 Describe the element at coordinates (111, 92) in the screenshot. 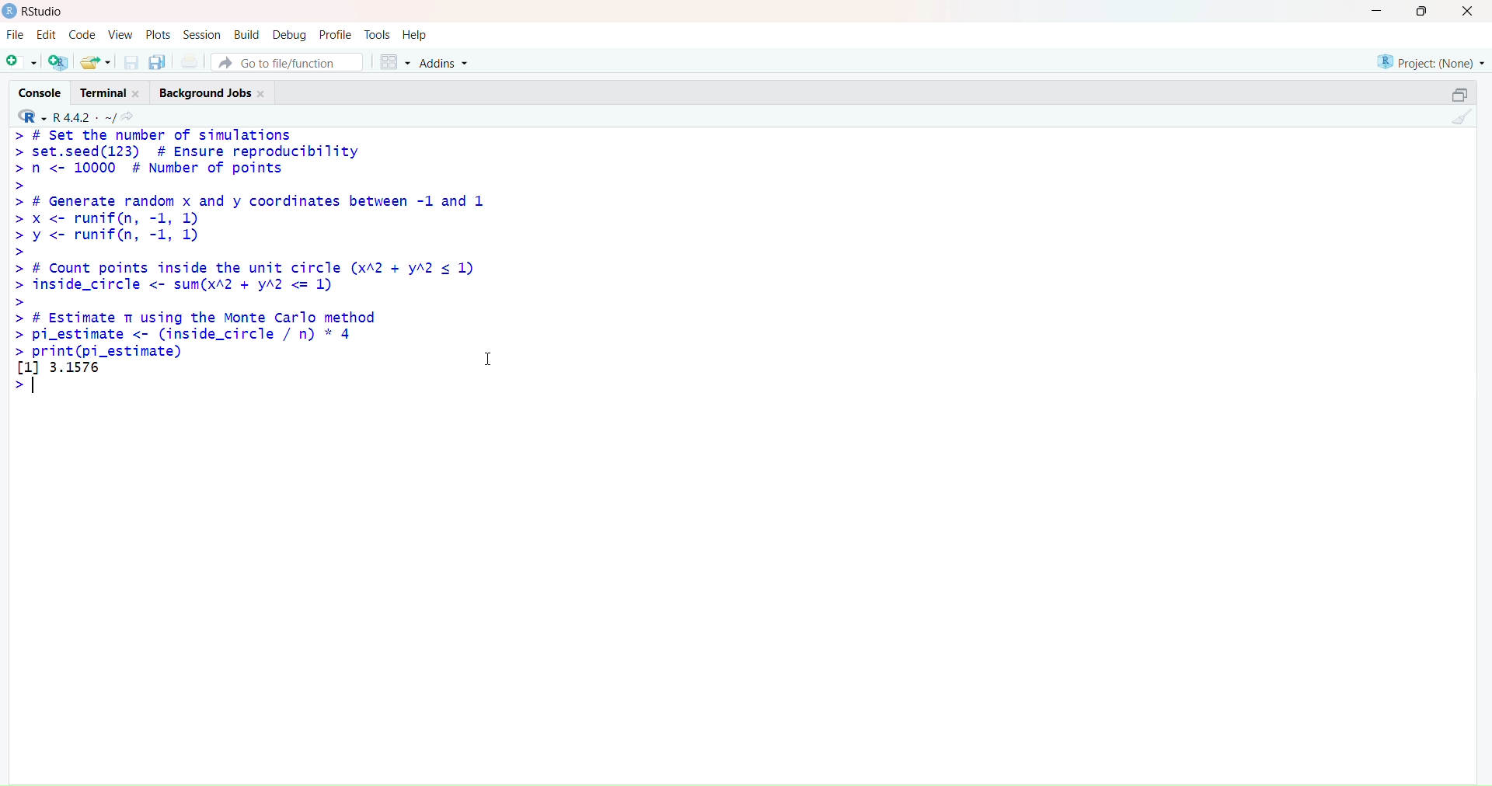

I see `Terminal` at that location.